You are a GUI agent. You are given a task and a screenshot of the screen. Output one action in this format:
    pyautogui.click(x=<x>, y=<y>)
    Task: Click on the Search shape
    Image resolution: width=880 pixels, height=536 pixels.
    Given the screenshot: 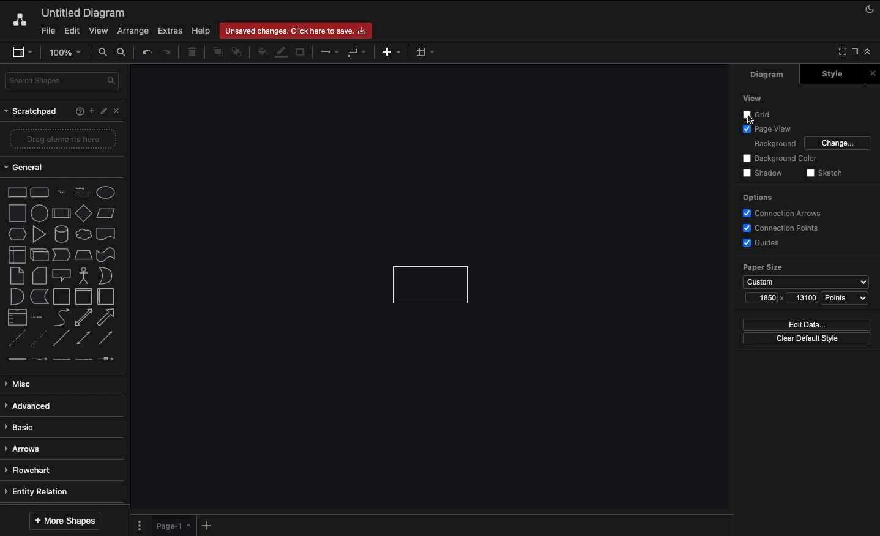 What is the action you would take?
    pyautogui.click(x=60, y=82)
    